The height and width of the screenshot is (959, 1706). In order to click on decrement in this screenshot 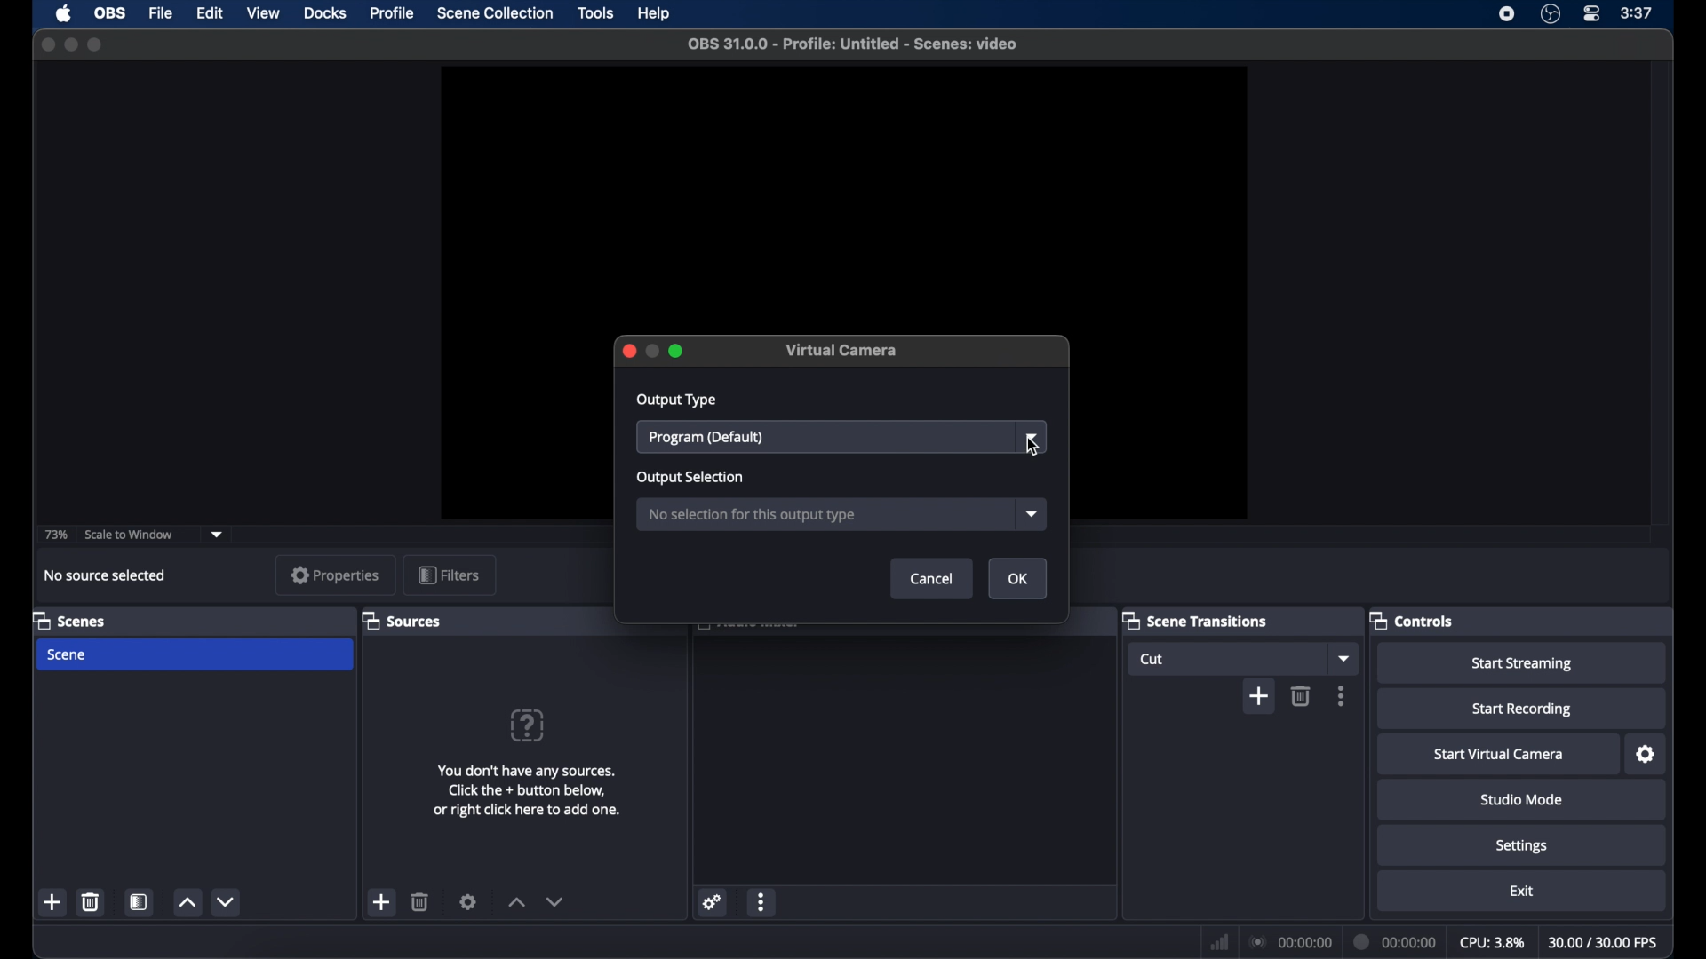, I will do `click(225, 902)`.